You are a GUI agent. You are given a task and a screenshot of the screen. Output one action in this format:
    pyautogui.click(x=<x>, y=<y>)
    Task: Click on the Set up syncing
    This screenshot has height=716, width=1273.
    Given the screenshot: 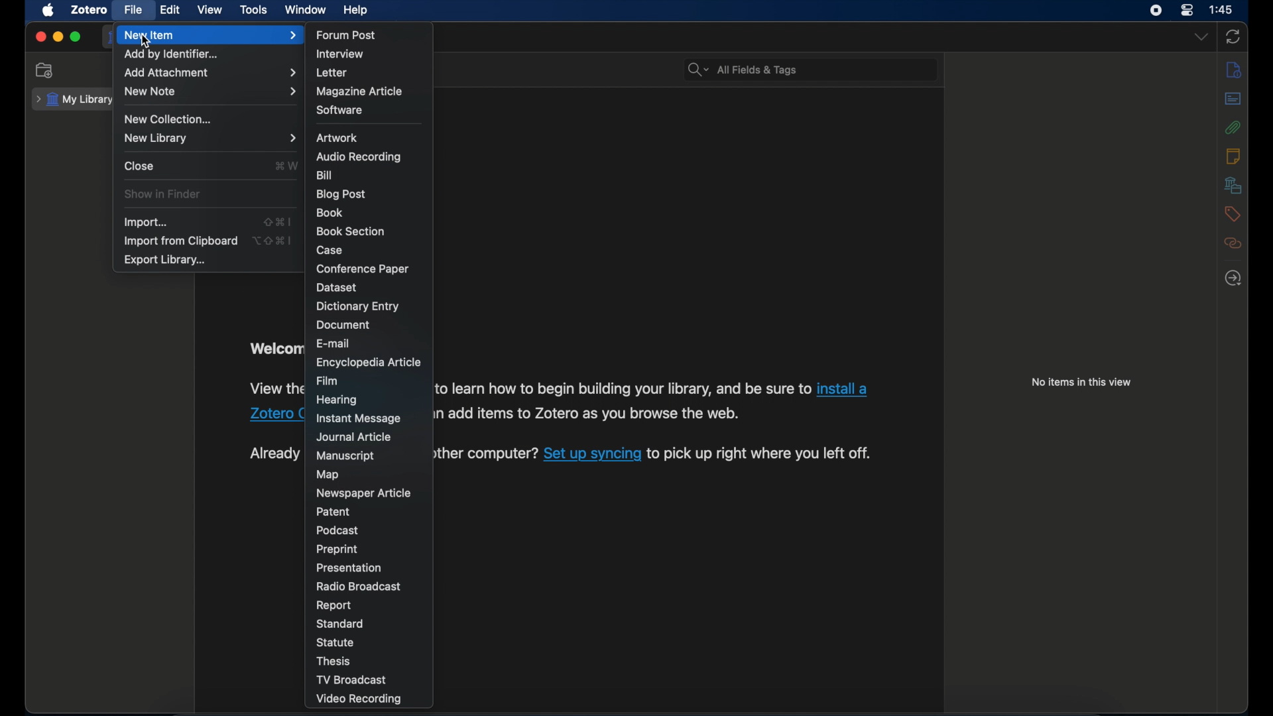 What is the action you would take?
    pyautogui.click(x=593, y=453)
    